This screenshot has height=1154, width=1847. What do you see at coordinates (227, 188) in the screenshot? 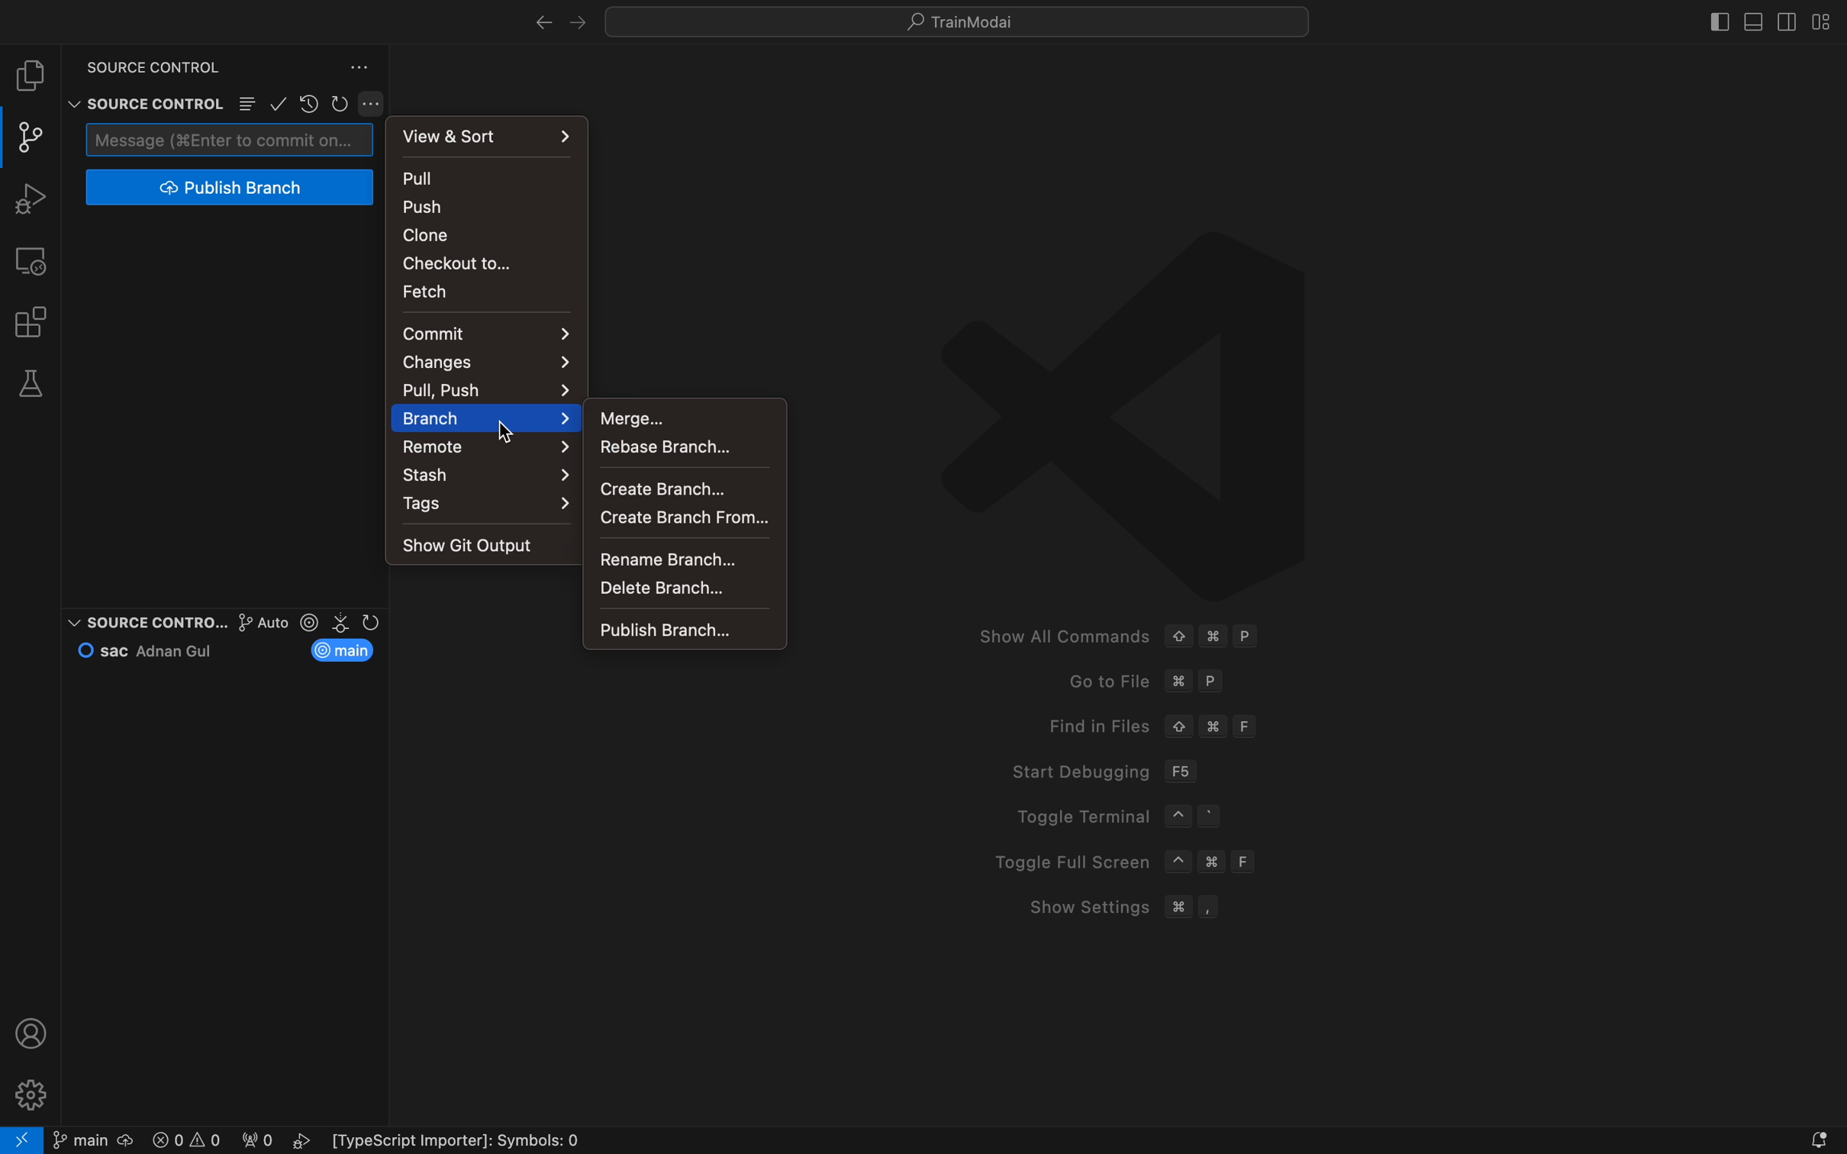
I see `publish branch` at bounding box center [227, 188].